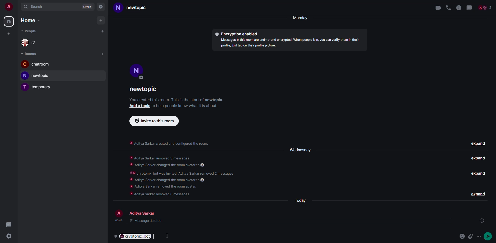 This screenshot has width=496, height=243. I want to click on people, so click(30, 30).